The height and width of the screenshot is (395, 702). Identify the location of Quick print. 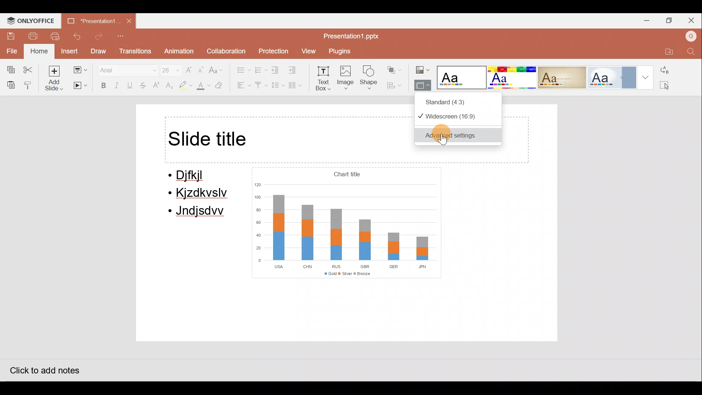
(57, 37).